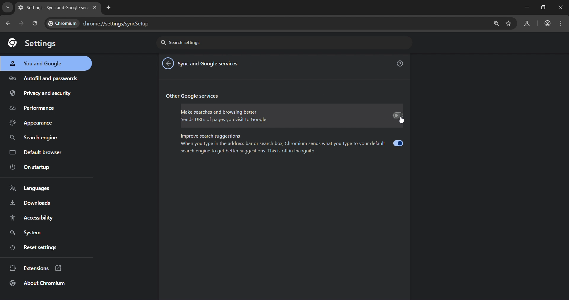 The image size is (569, 300). I want to click on on startup, so click(33, 168).